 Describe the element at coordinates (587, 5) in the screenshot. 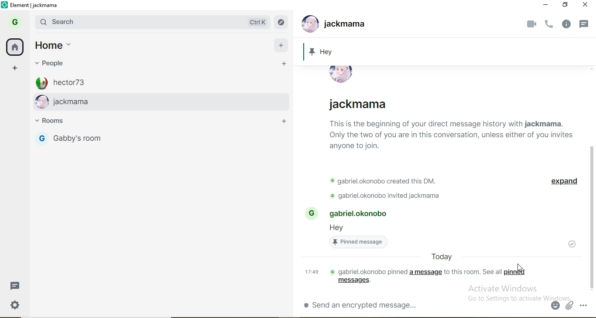

I see `` at that location.